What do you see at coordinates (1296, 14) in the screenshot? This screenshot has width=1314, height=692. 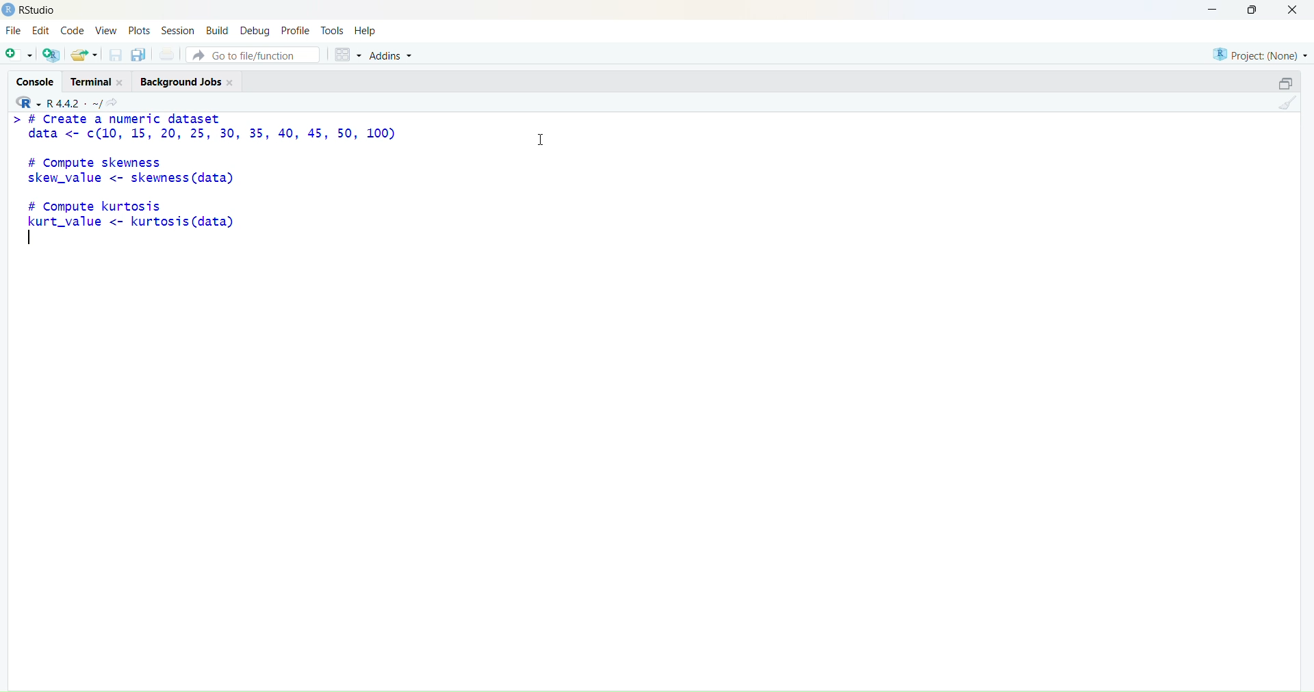 I see `Close` at bounding box center [1296, 14].